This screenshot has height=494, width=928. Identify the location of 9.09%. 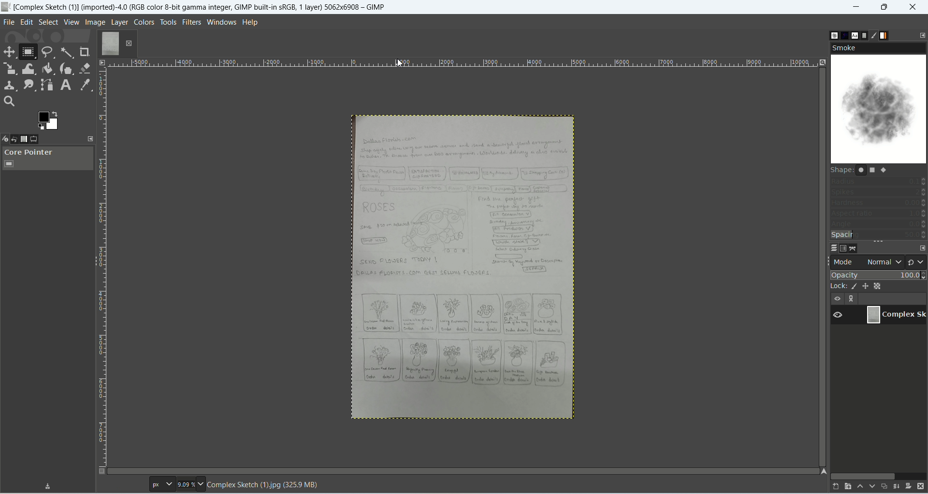
(191, 485).